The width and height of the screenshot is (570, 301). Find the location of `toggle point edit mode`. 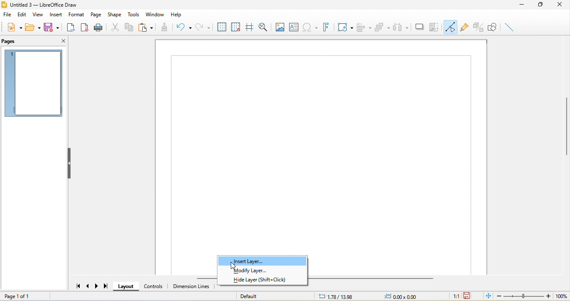

toggle point edit mode is located at coordinates (451, 27).